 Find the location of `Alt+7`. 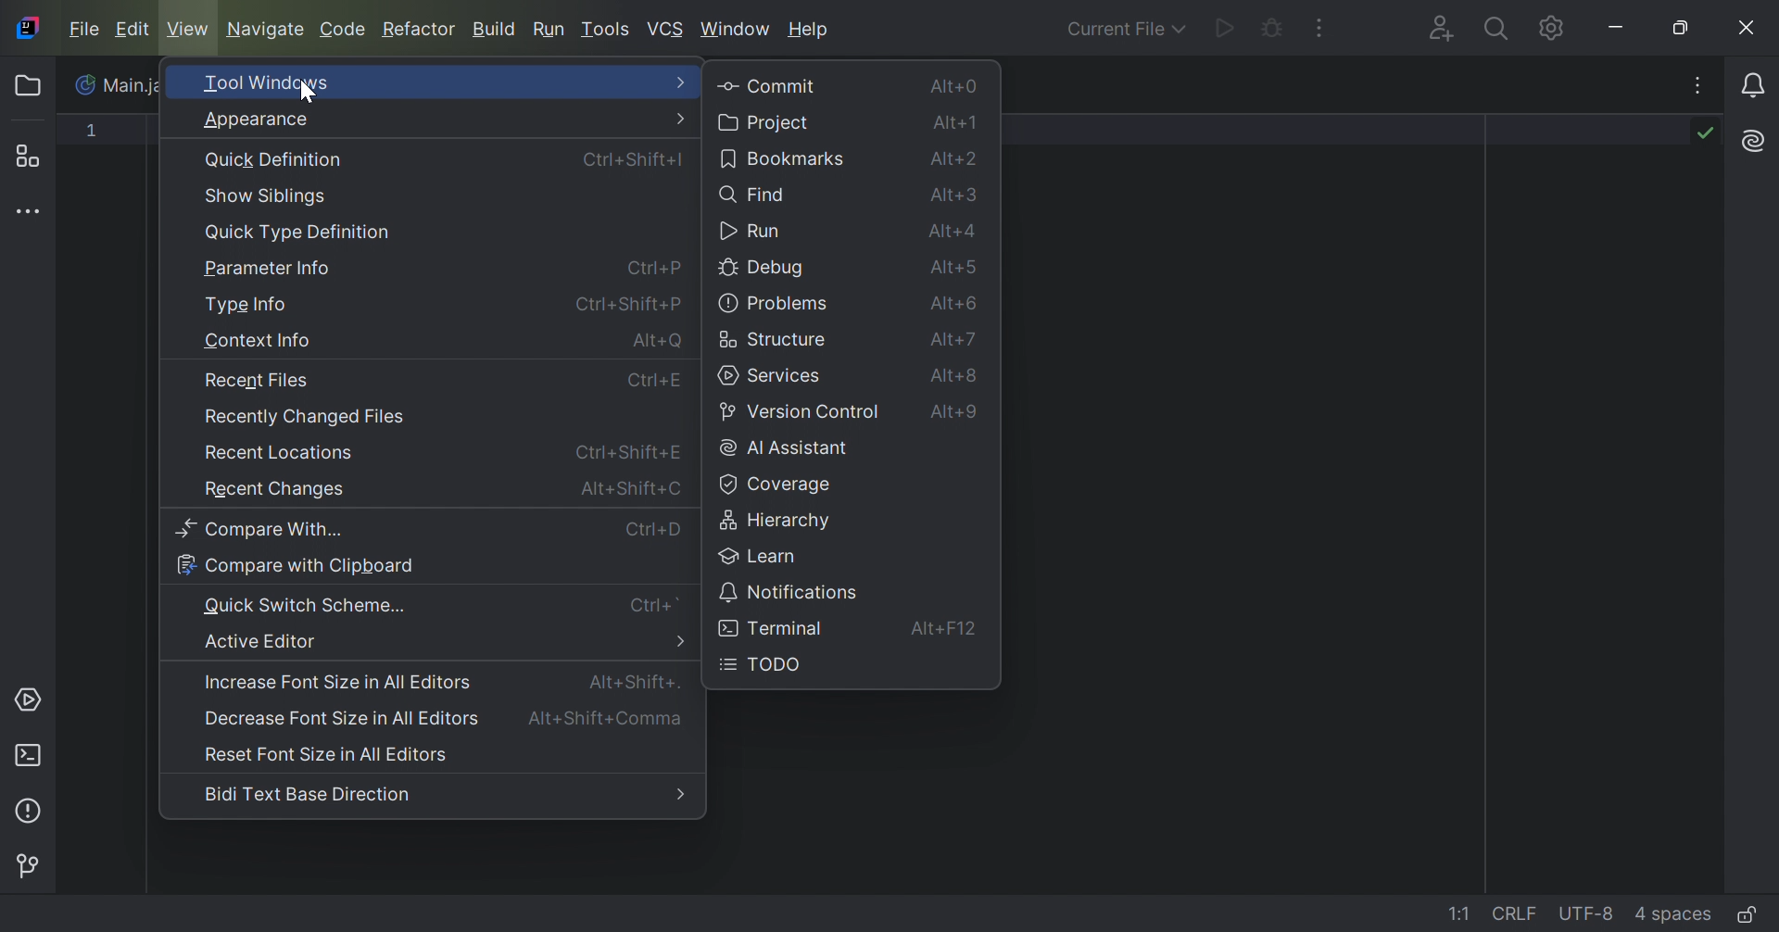

Alt+7 is located at coordinates (955, 342).